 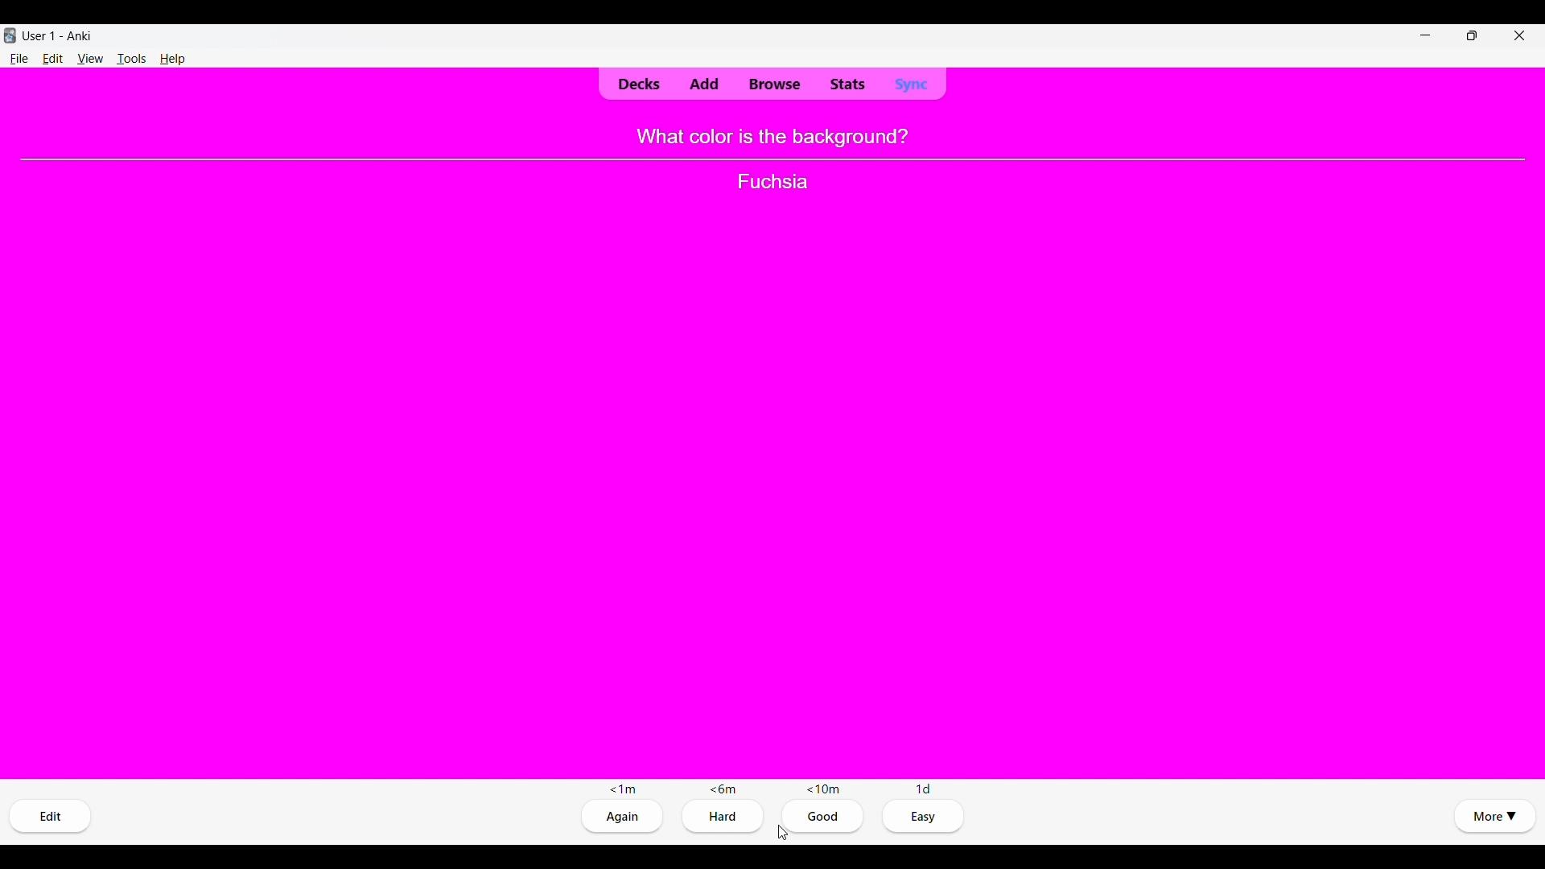 What do you see at coordinates (1493, 816) in the screenshot?
I see `More options` at bounding box center [1493, 816].